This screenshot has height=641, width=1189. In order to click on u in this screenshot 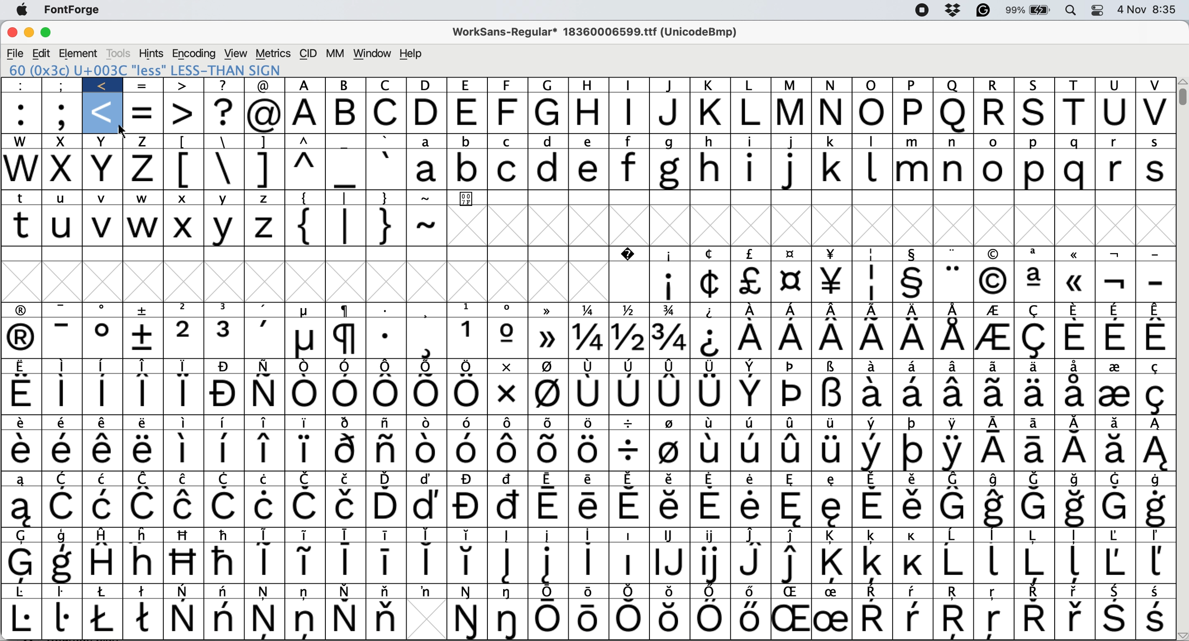, I will do `click(1117, 85)`.